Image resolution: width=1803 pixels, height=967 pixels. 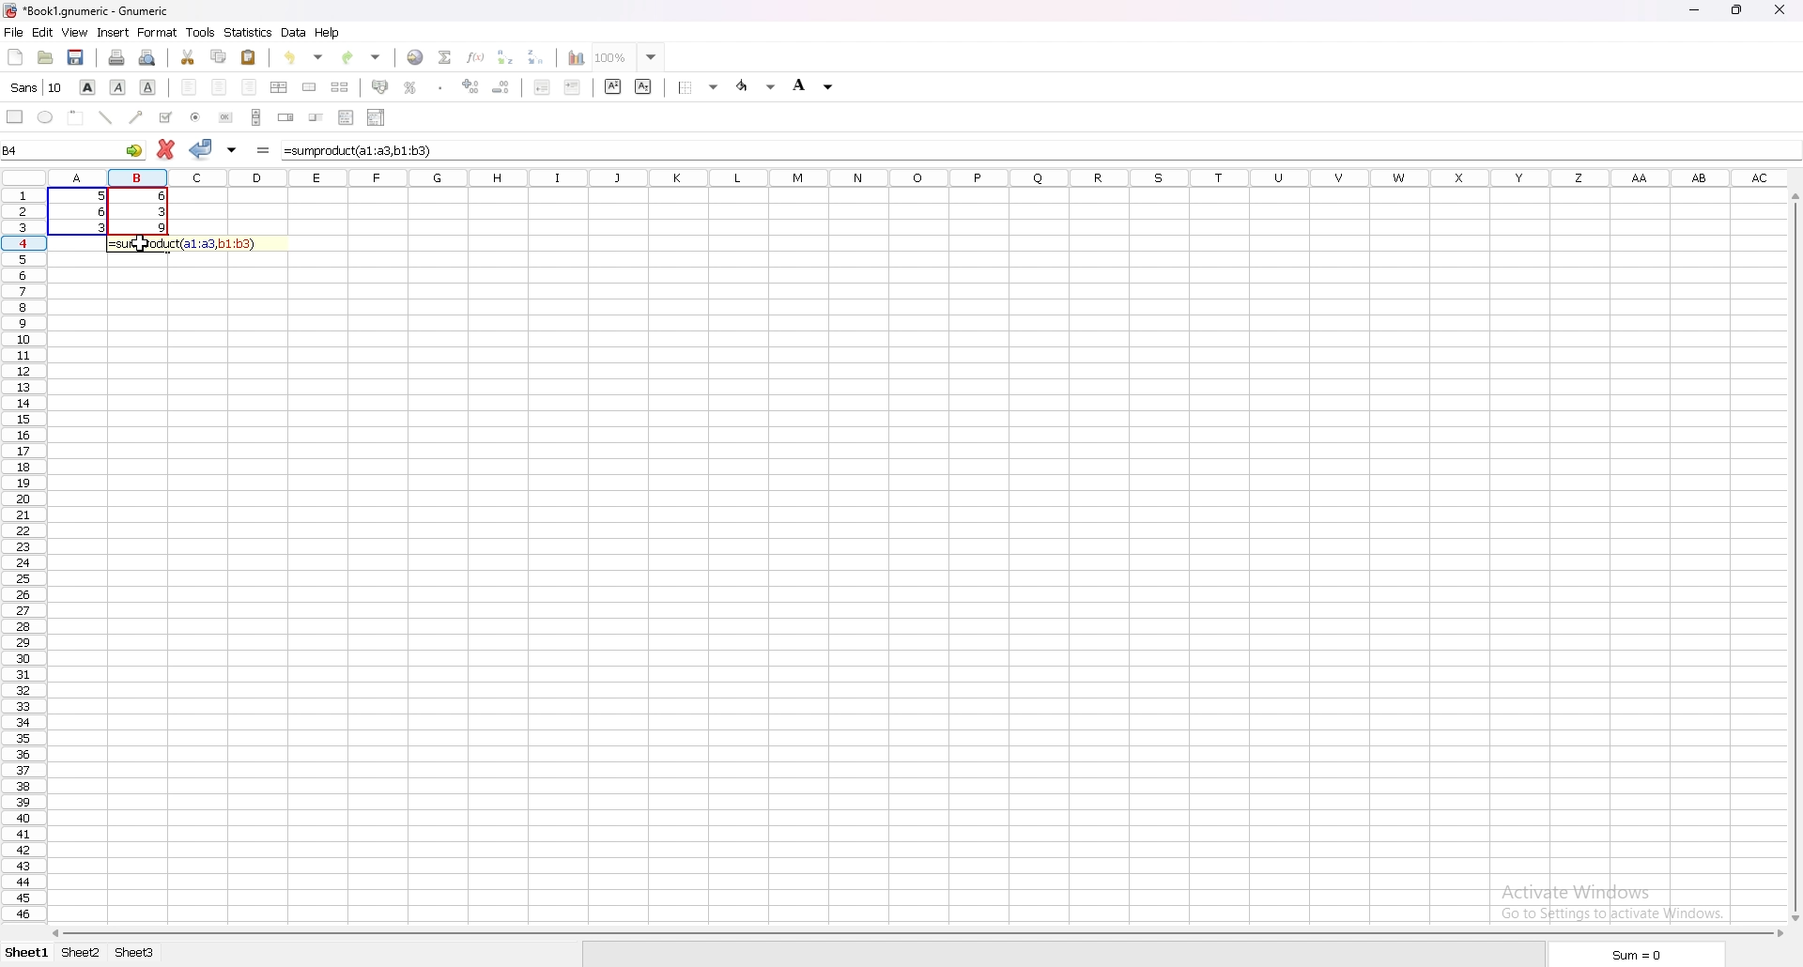 What do you see at coordinates (196, 117) in the screenshot?
I see `radio button` at bounding box center [196, 117].